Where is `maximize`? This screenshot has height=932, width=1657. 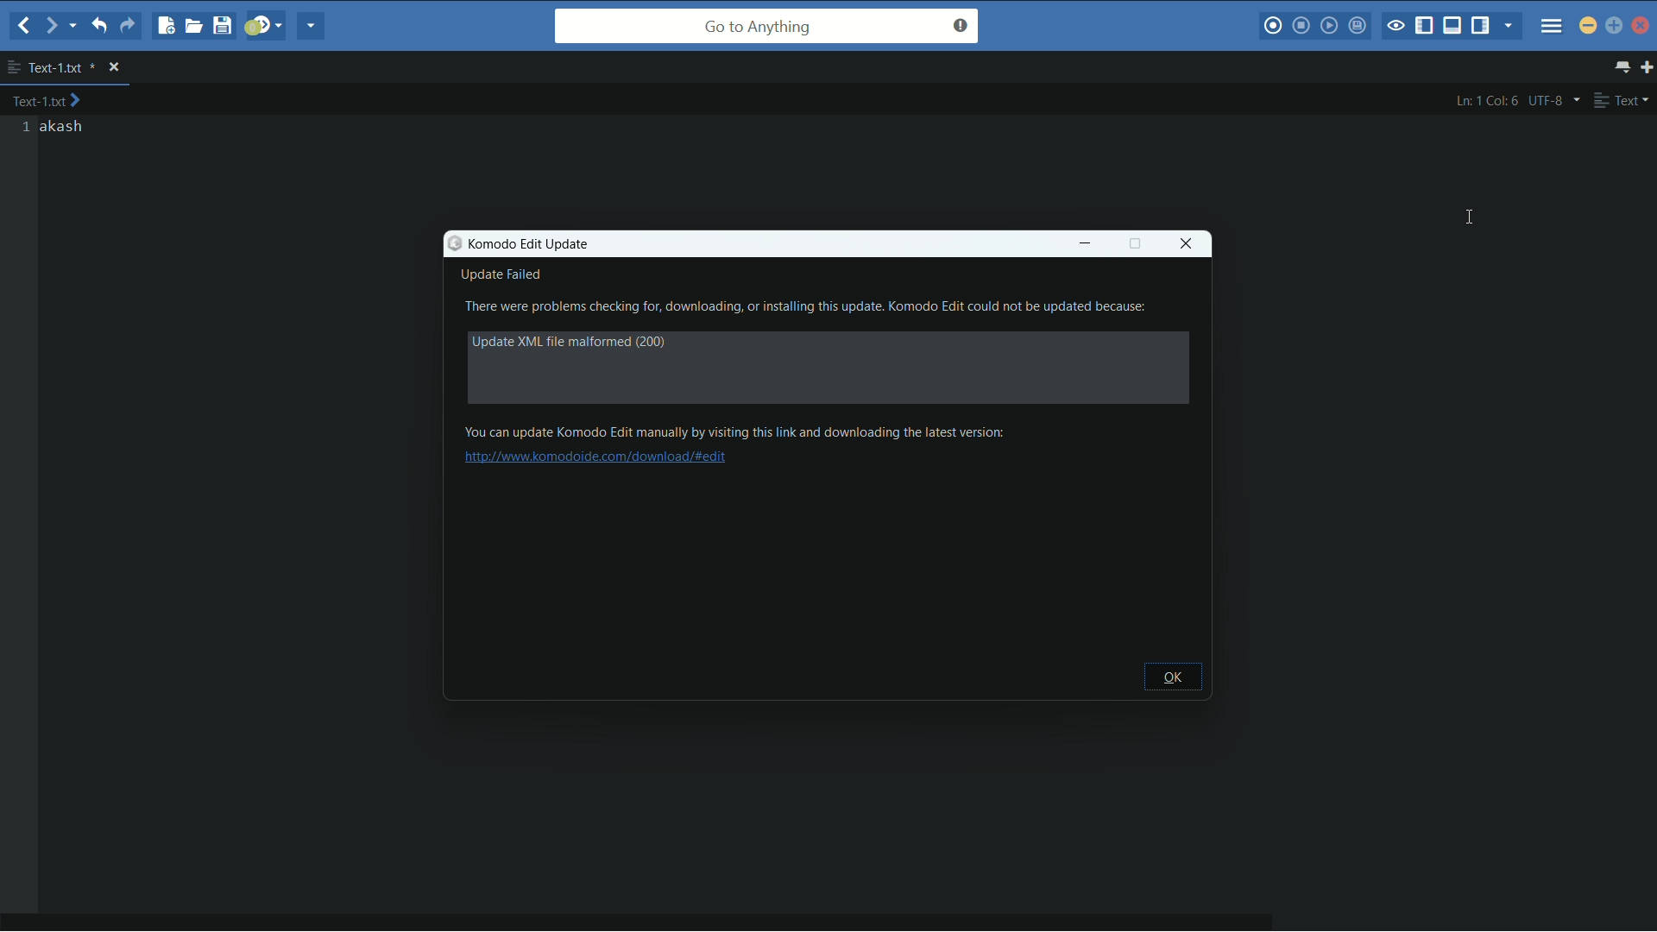
maximize is located at coordinates (1616, 27).